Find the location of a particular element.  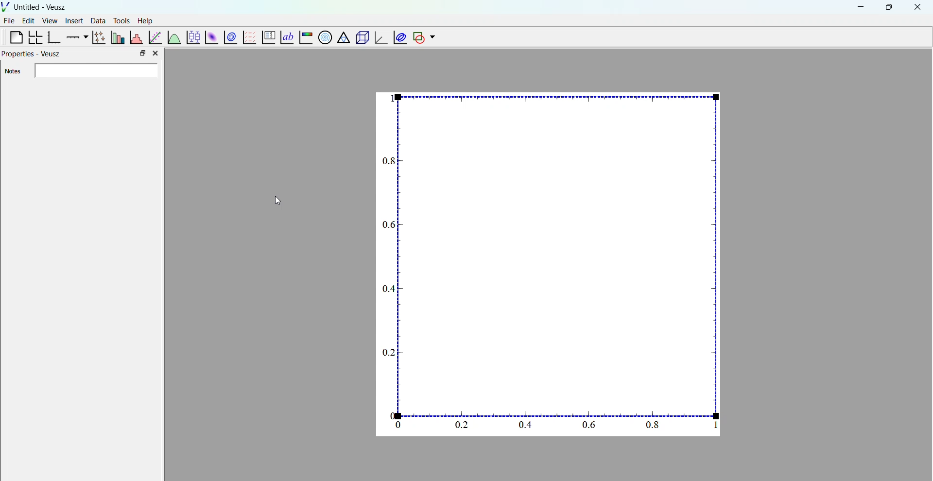

add a shape to the plot is located at coordinates (418, 37).